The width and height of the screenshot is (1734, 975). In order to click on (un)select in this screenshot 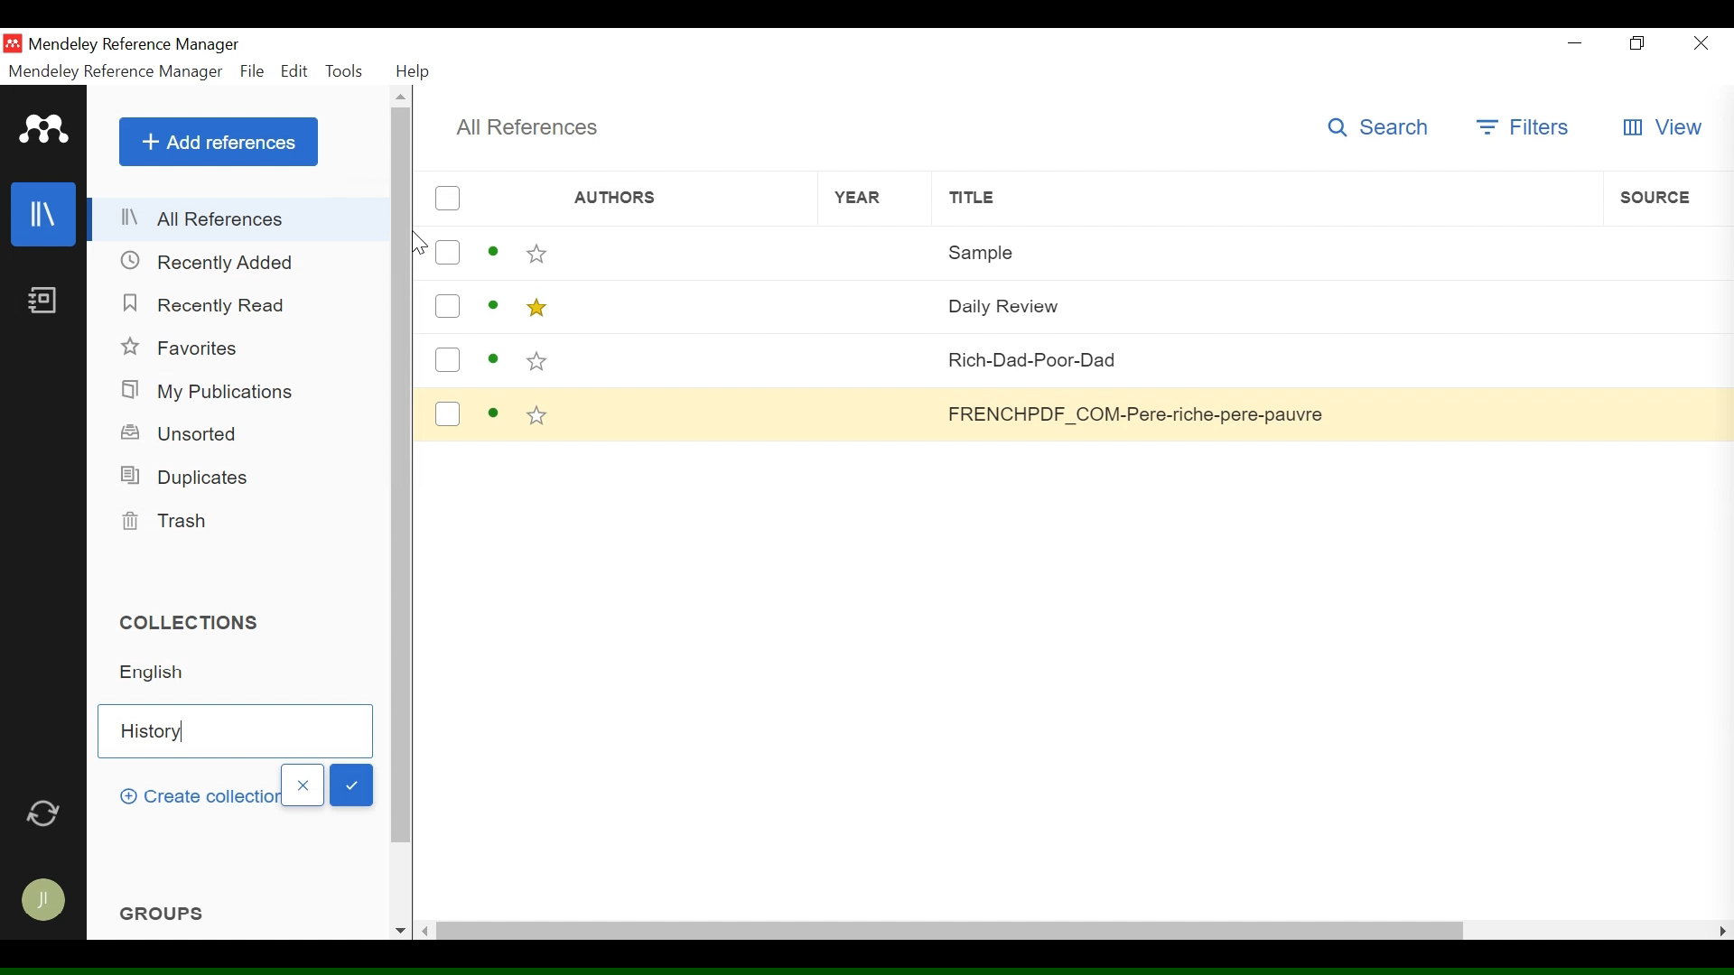, I will do `click(447, 255)`.